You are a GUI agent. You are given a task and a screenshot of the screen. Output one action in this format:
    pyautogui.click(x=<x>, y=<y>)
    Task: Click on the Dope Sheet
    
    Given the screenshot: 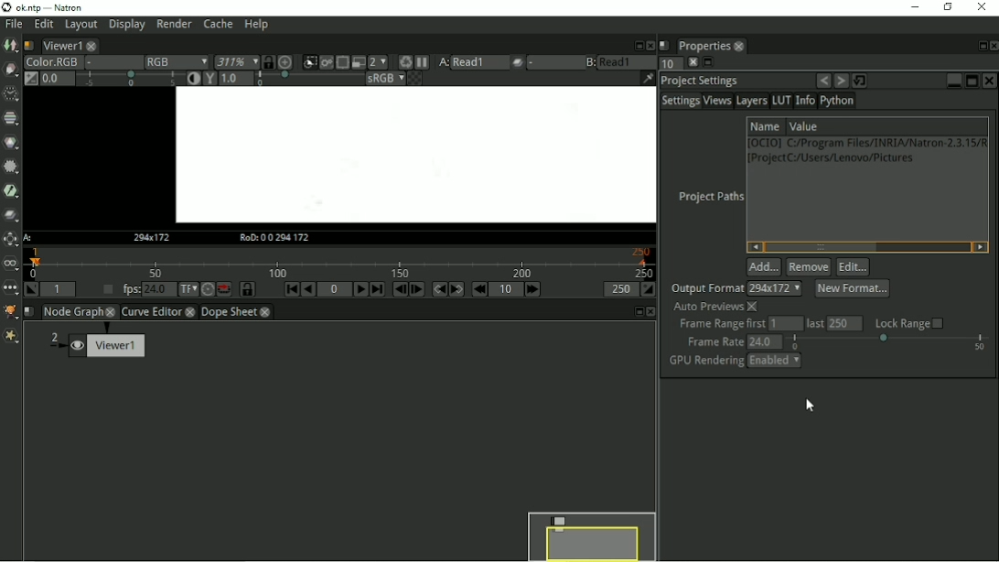 What is the action you would take?
    pyautogui.click(x=229, y=311)
    